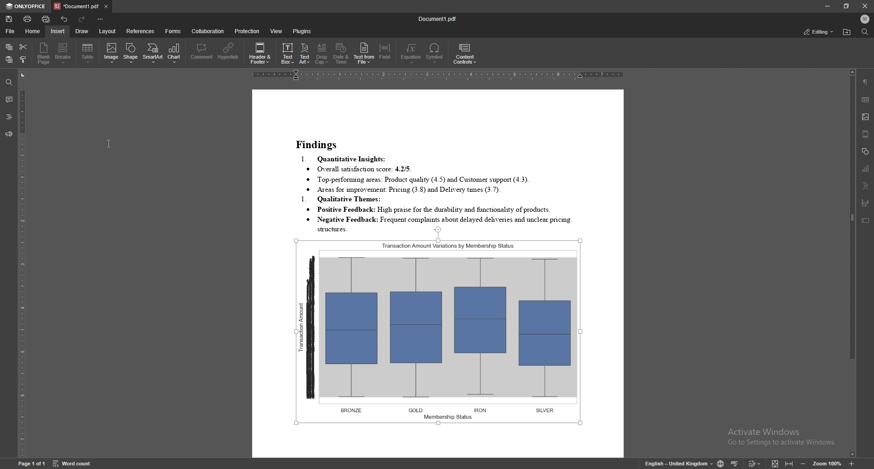  I want to click on shapes, so click(865, 151).